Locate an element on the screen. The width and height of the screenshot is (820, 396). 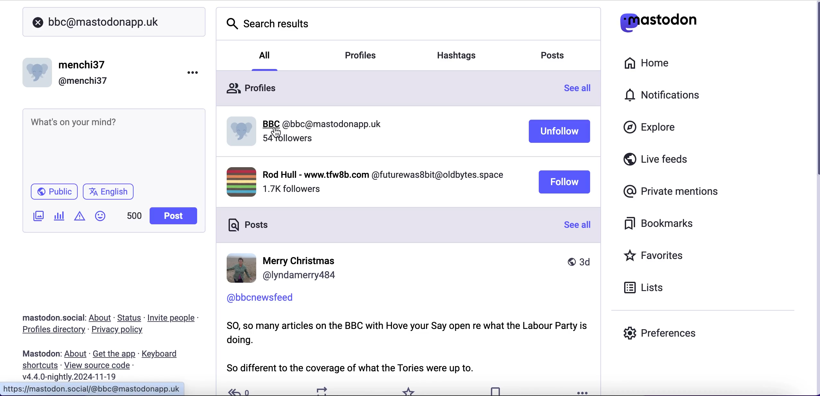
profile picture is located at coordinates (241, 137).